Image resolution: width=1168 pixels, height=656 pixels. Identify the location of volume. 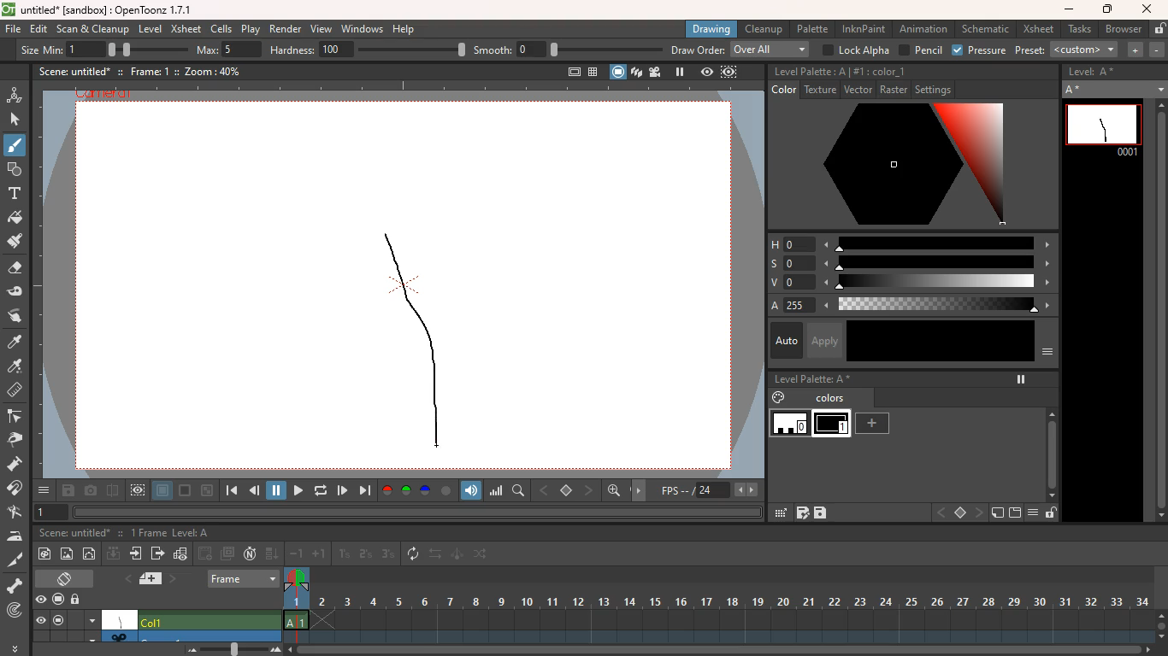
(473, 489).